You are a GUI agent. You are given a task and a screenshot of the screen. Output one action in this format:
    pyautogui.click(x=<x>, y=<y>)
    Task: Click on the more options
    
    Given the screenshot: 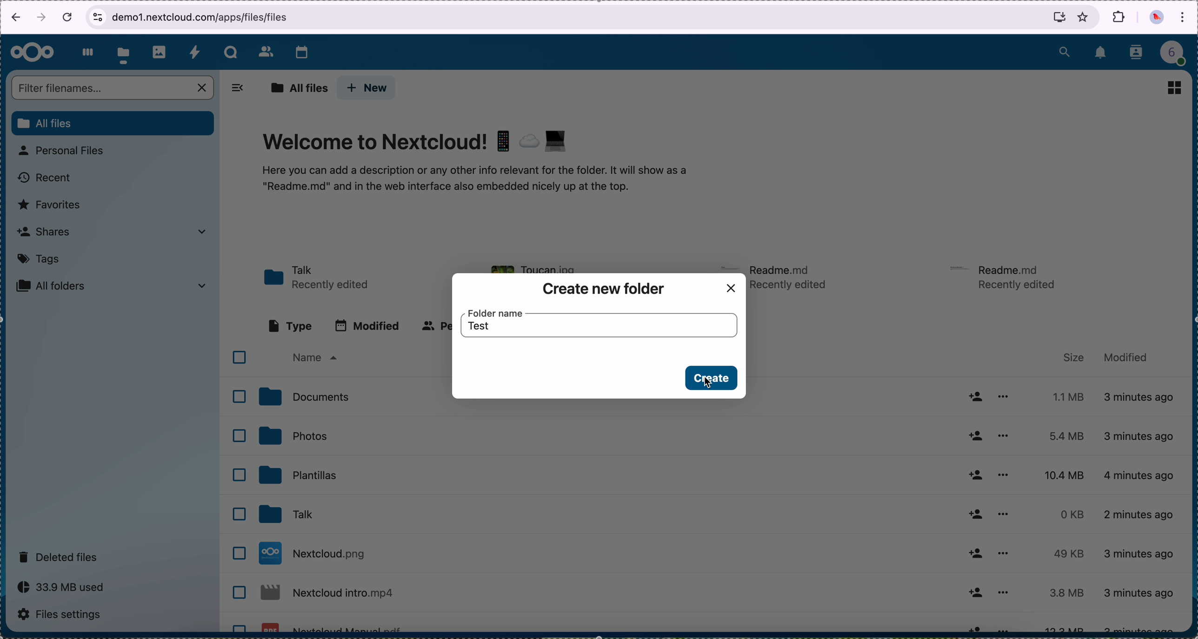 What is the action you would take?
    pyautogui.click(x=1005, y=396)
    